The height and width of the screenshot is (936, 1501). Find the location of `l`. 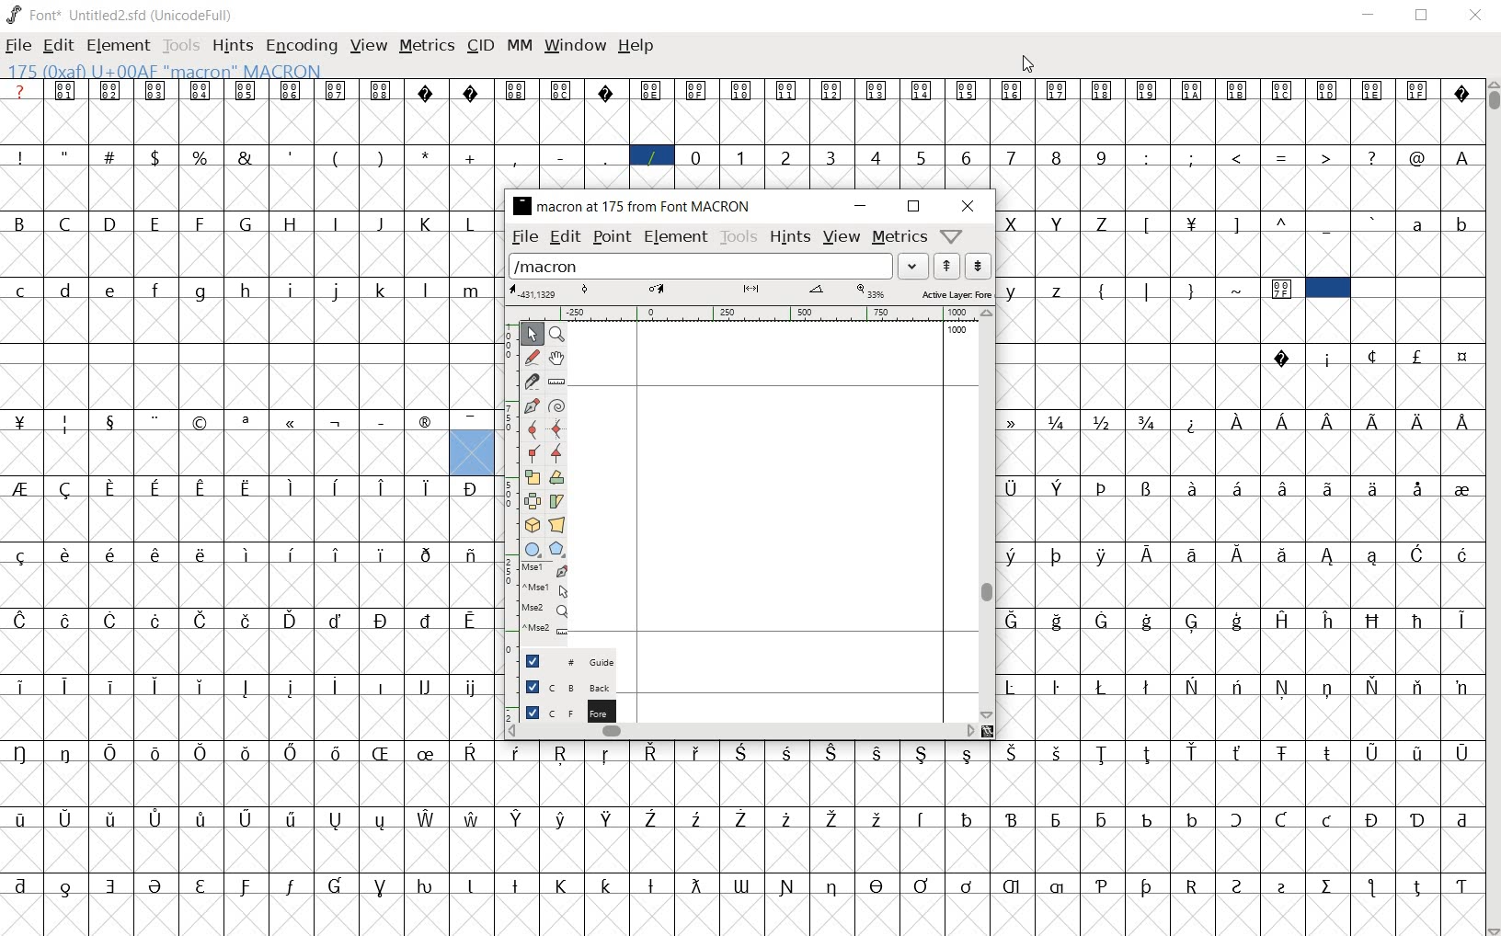

l is located at coordinates (429, 288).